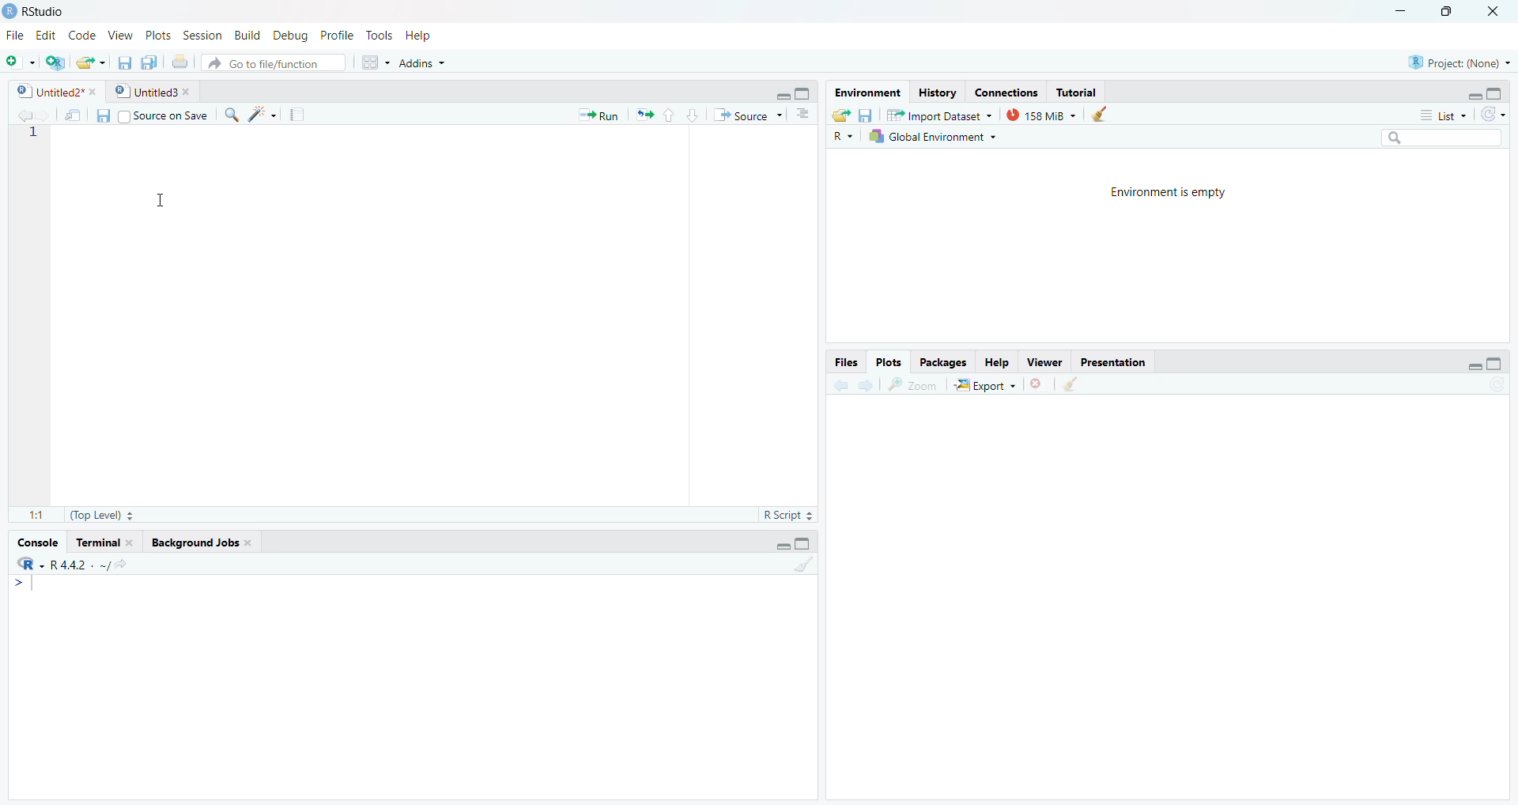 The image size is (1518, 805). Describe the element at coordinates (844, 361) in the screenshot. I see `Files` at that location.